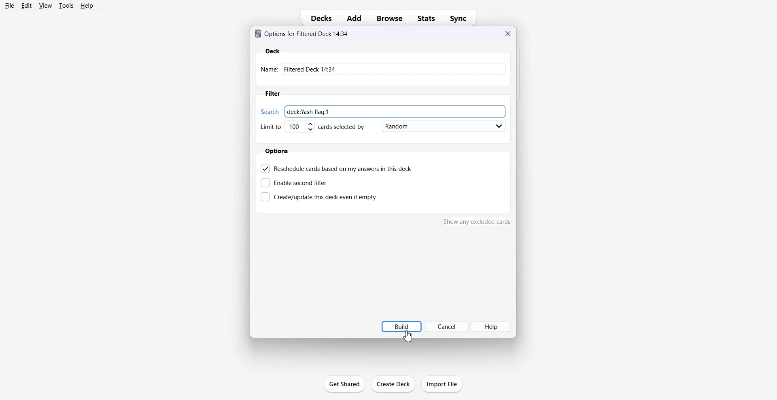 The image size is (777, 400). Describe the element at coordinates (272, 93) in the screenshot. I see `Filter` at that location.